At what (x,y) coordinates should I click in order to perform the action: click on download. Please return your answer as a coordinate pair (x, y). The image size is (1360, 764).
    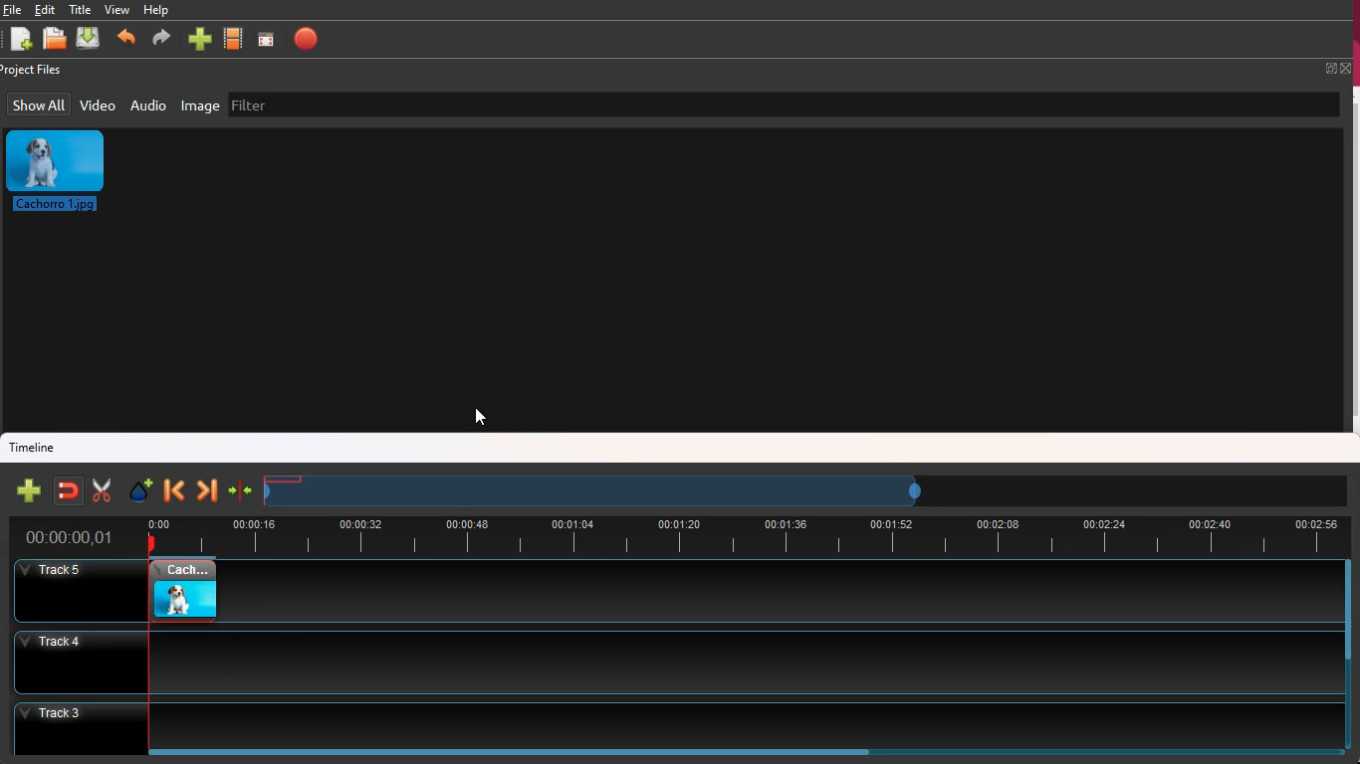
    Looking at the image, I should click on (90, 37).